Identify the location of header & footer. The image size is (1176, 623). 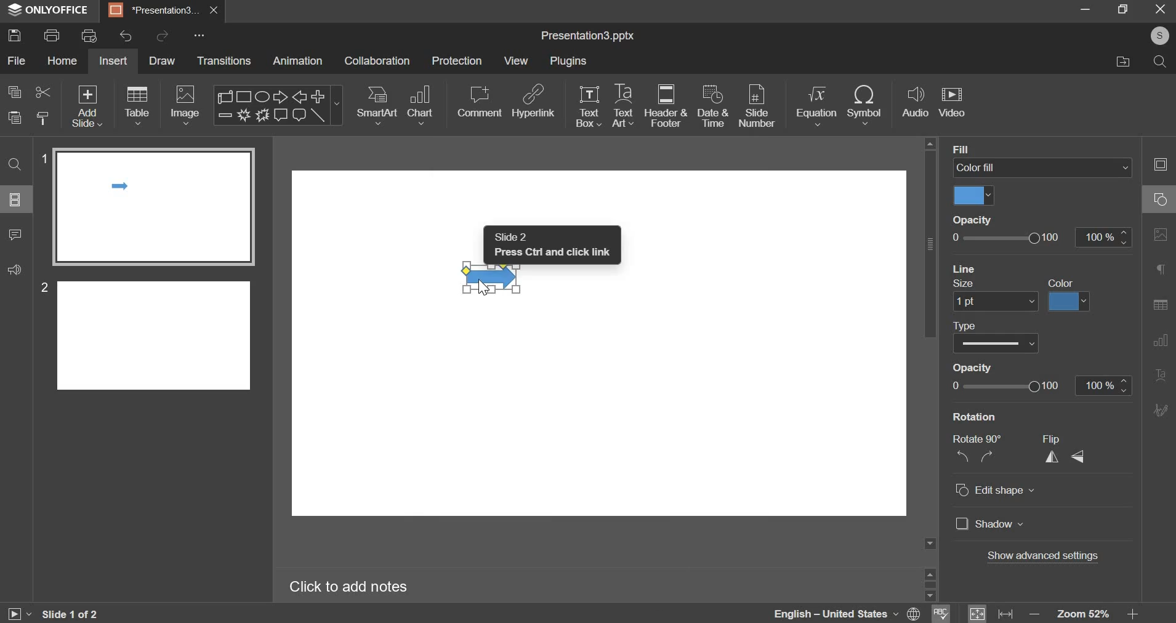
(666, 105).